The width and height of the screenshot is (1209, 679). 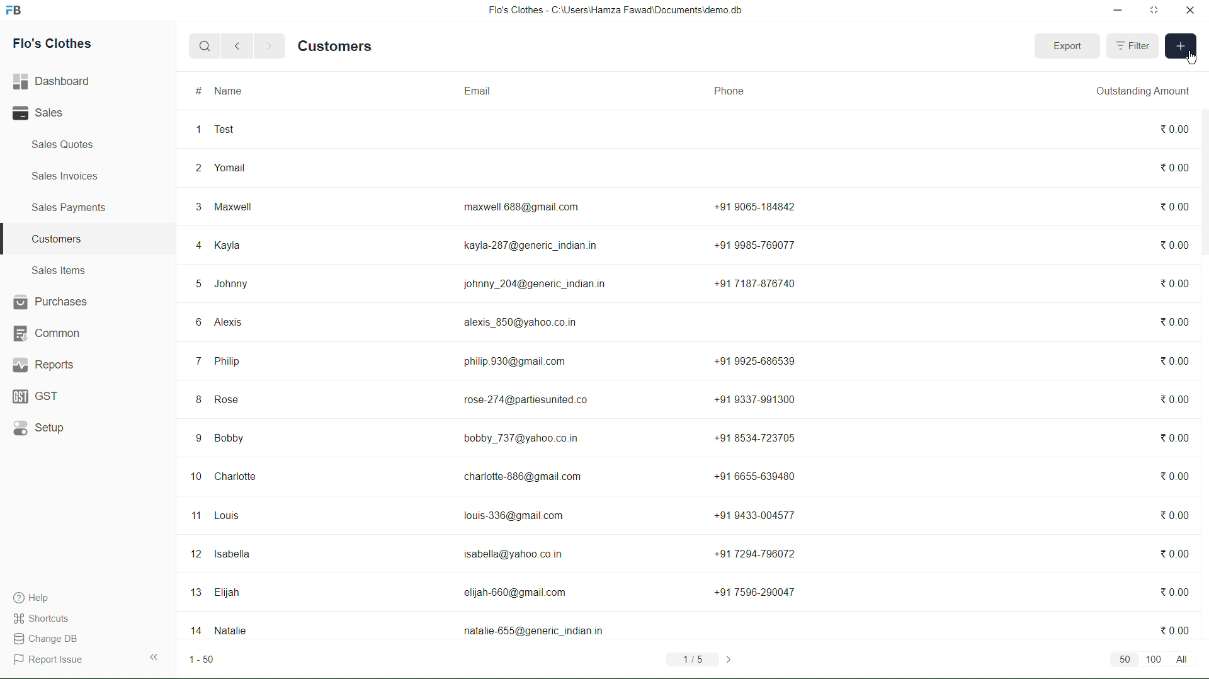 I want to click on 5, so click(x=196, y=283).